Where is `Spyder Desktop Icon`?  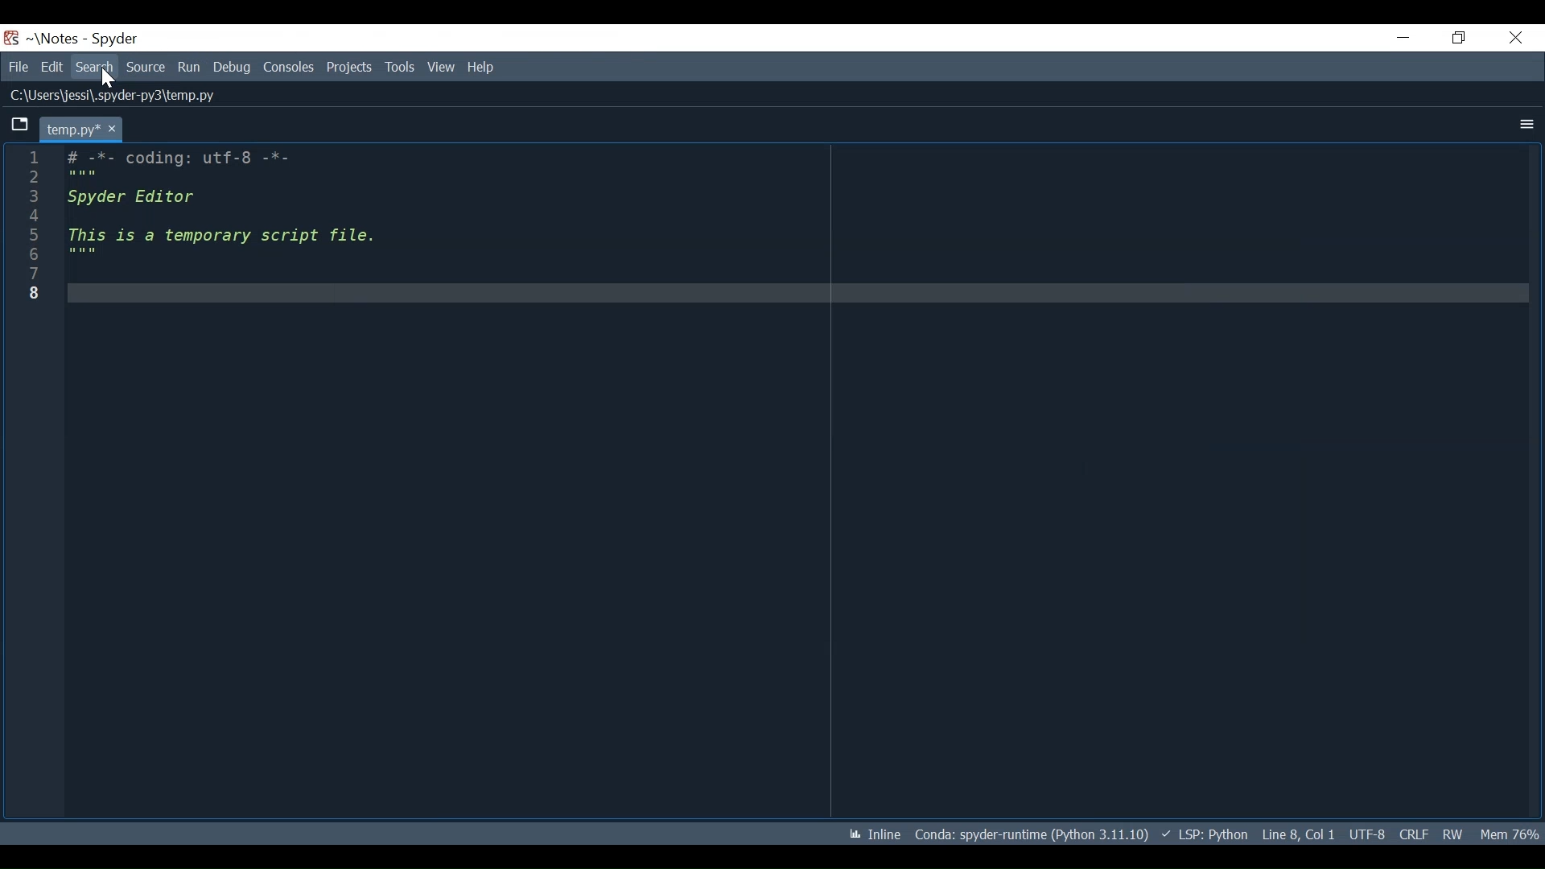
Spyder Desktop Icon is located at coordinates (13, 39).